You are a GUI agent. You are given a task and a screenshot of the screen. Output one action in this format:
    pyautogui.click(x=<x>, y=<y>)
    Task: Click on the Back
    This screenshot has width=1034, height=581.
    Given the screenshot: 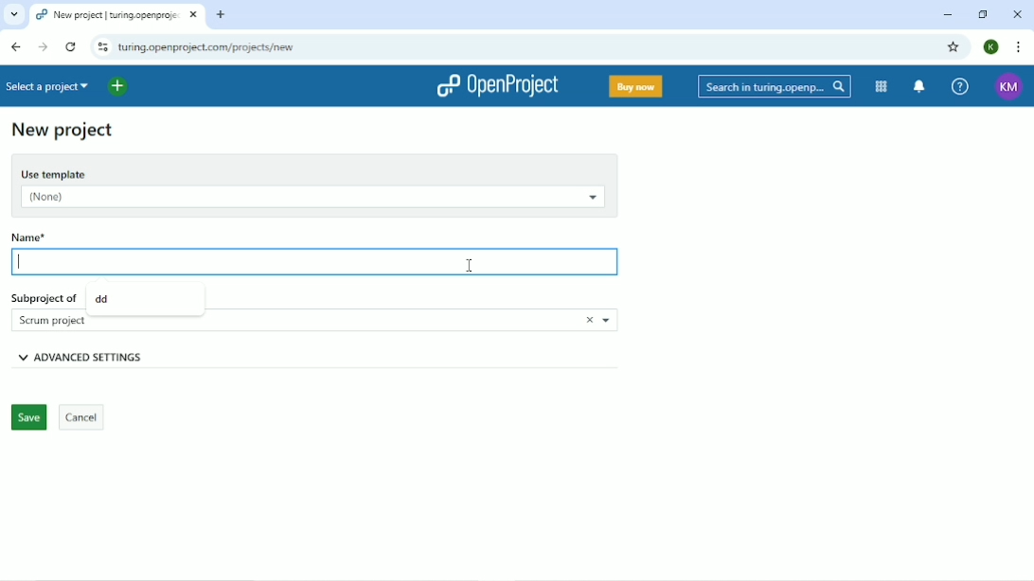 What is the action you would take?
    pyautogui.click(x=16, y=46)
    